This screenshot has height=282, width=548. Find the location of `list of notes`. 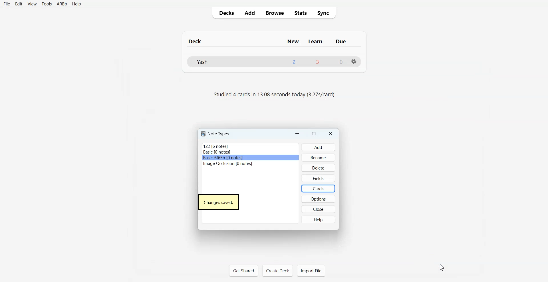

list of notes is located at coordinates (232, 155).